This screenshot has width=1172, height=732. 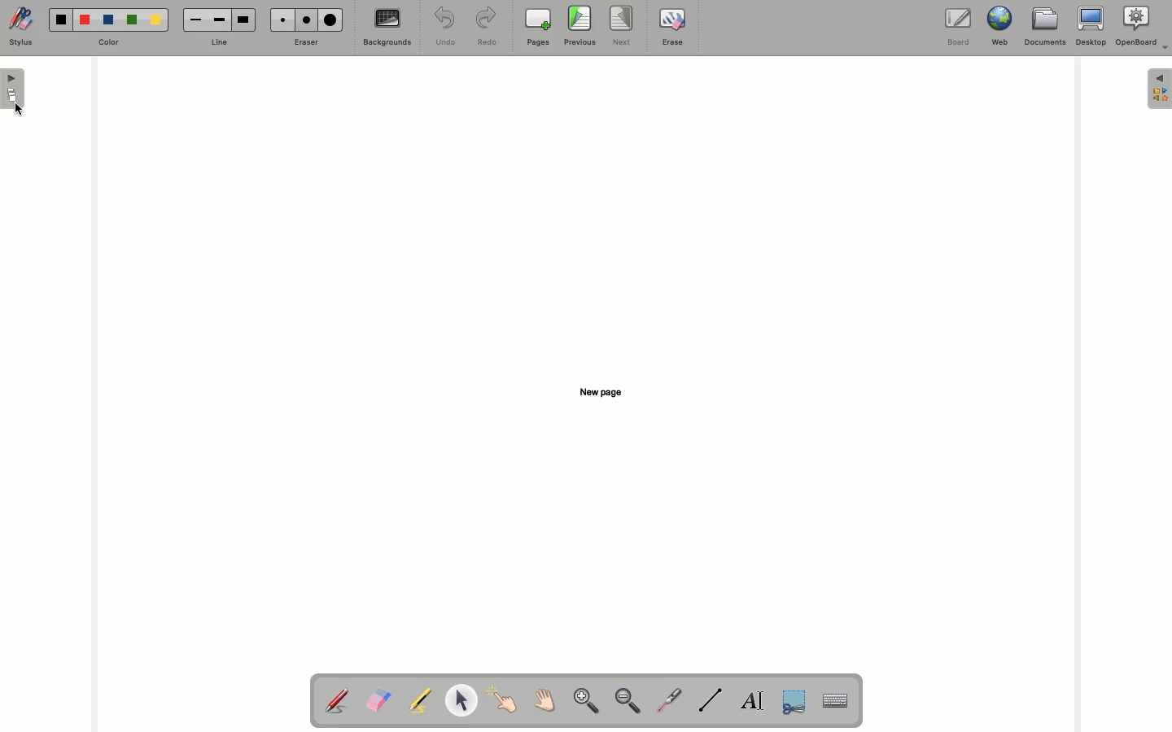 I want to click on Previous, so click(x=580, y=26).